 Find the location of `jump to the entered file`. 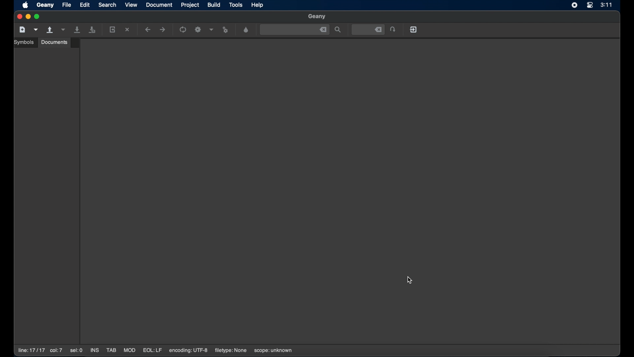

jump to the entered file is located at coordinates (368, 30).